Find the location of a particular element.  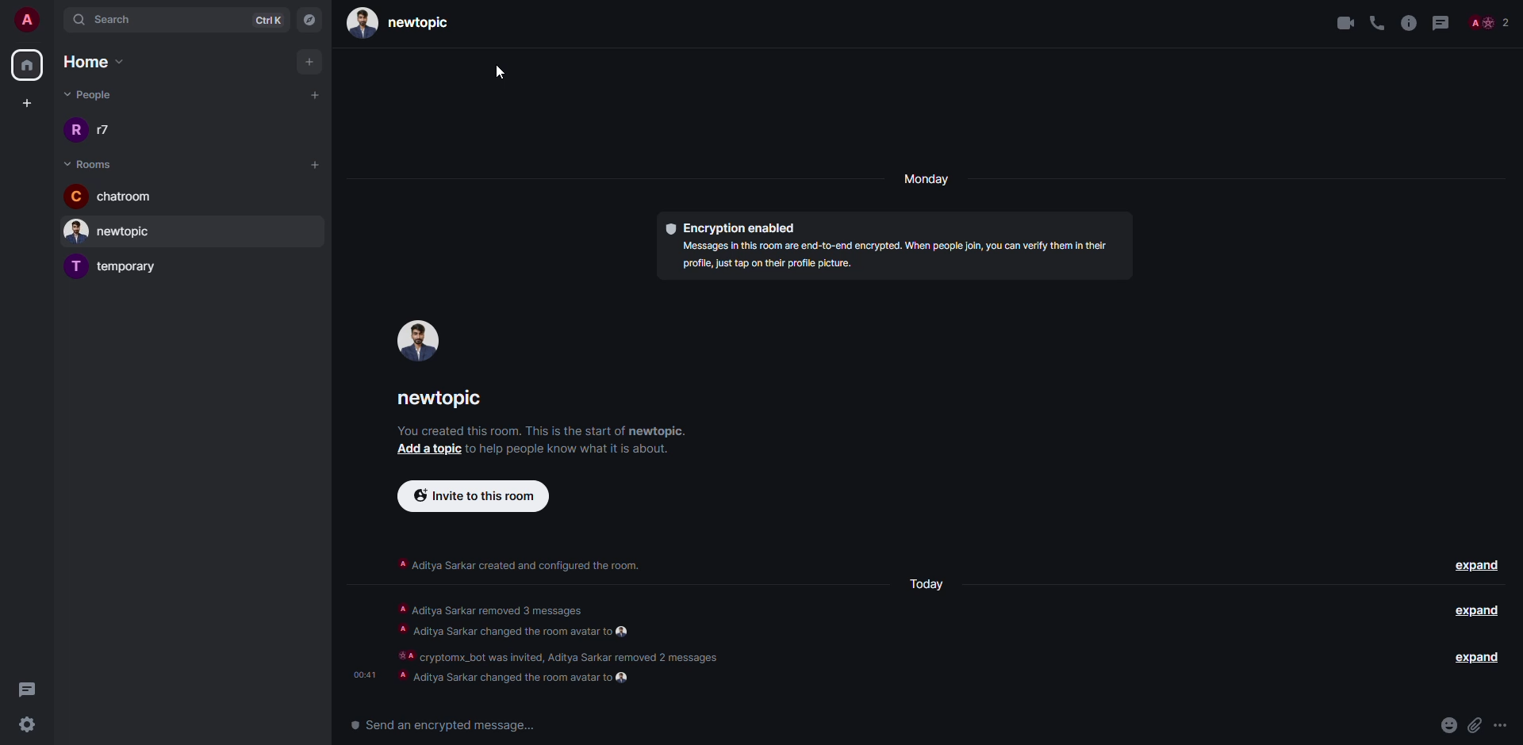

create space is located at coordinates (29, 102).